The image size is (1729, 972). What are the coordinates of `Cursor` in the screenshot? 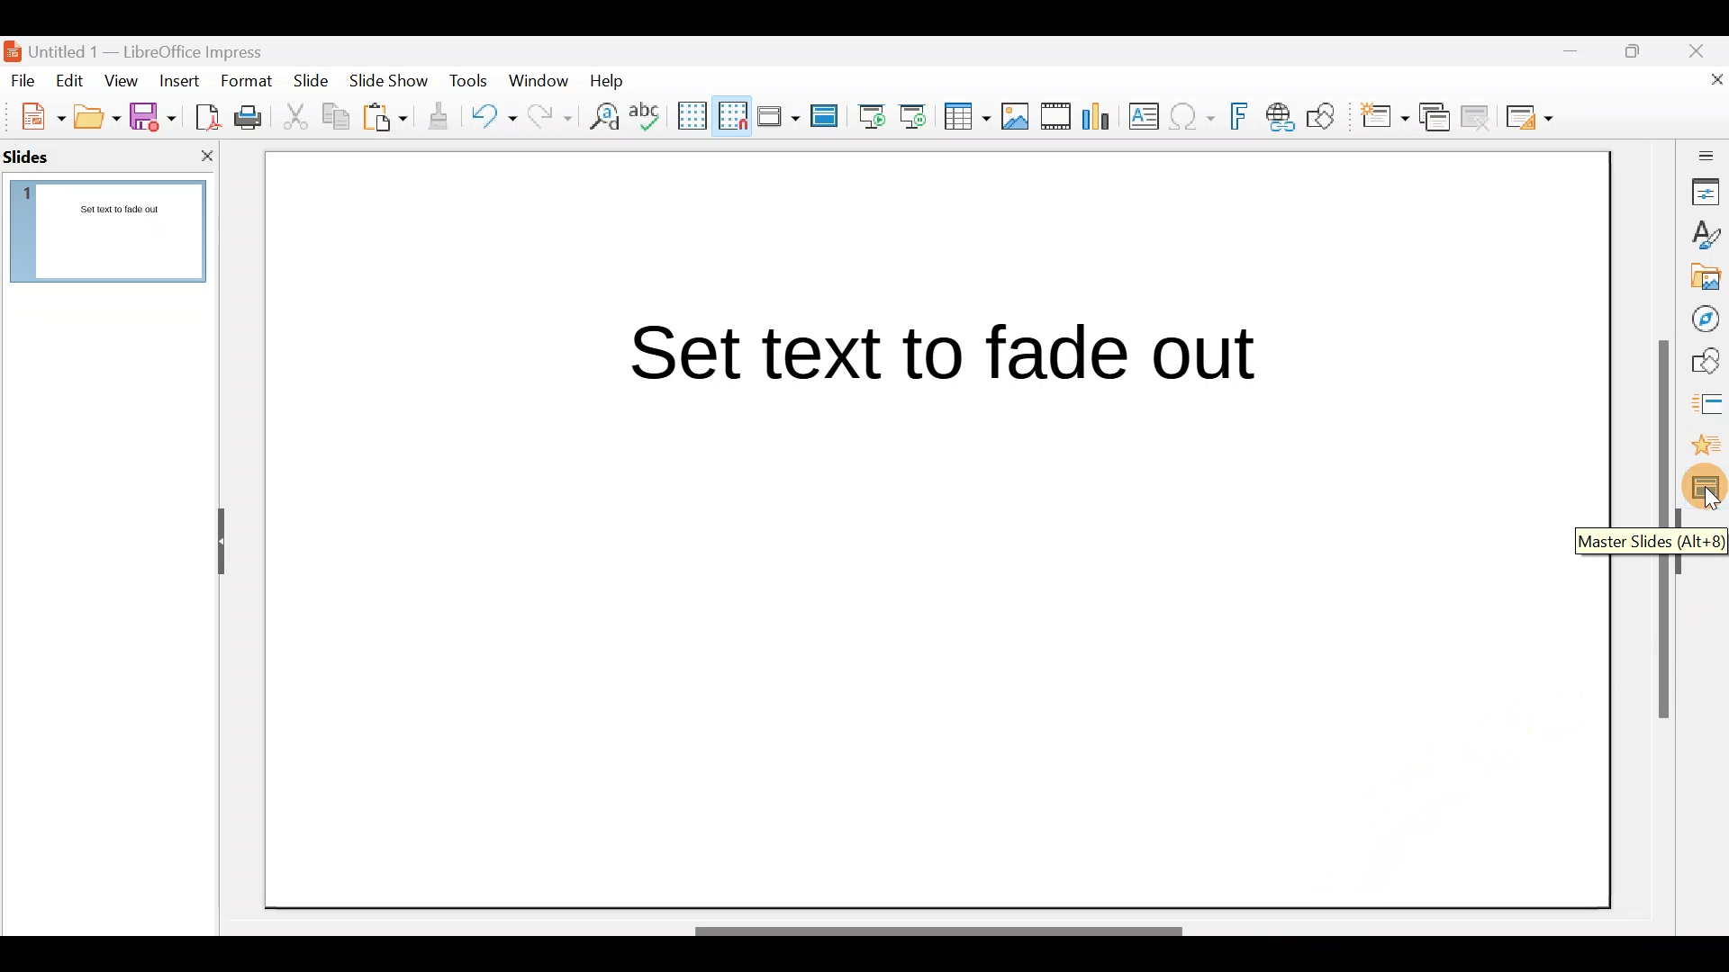 It's located at (1709, 502).